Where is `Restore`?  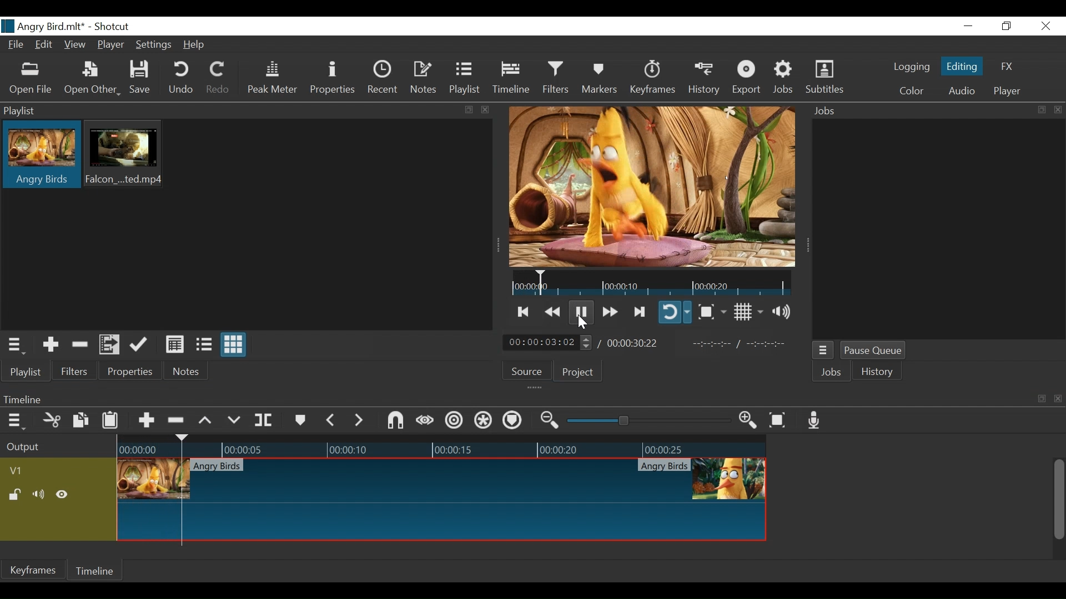
Restore is located at coordinates (1005, 26).